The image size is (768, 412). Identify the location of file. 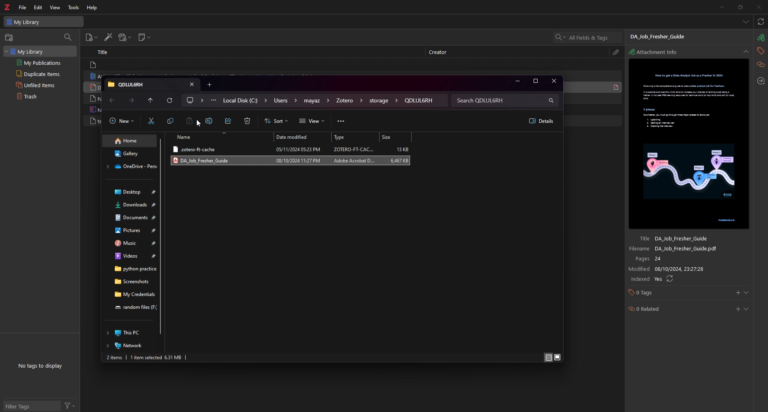
(291, 150).